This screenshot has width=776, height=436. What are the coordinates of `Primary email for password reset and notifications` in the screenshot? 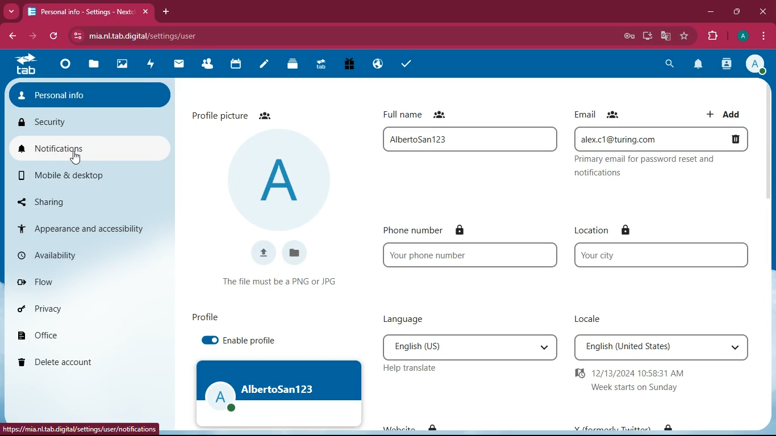 It's located at (650, 167).